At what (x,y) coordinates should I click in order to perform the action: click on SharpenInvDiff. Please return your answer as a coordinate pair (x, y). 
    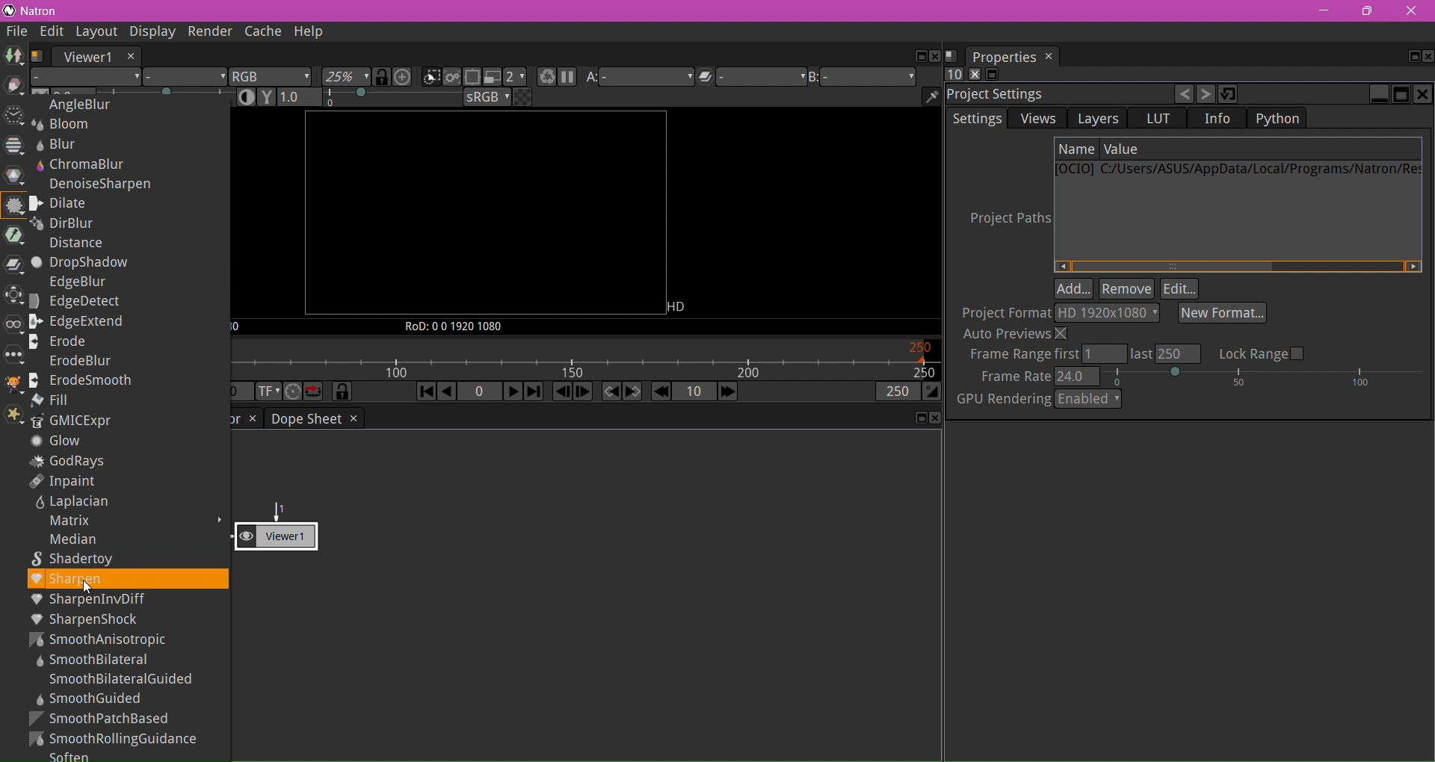
    Looking at the image, I should click on (127, 600).